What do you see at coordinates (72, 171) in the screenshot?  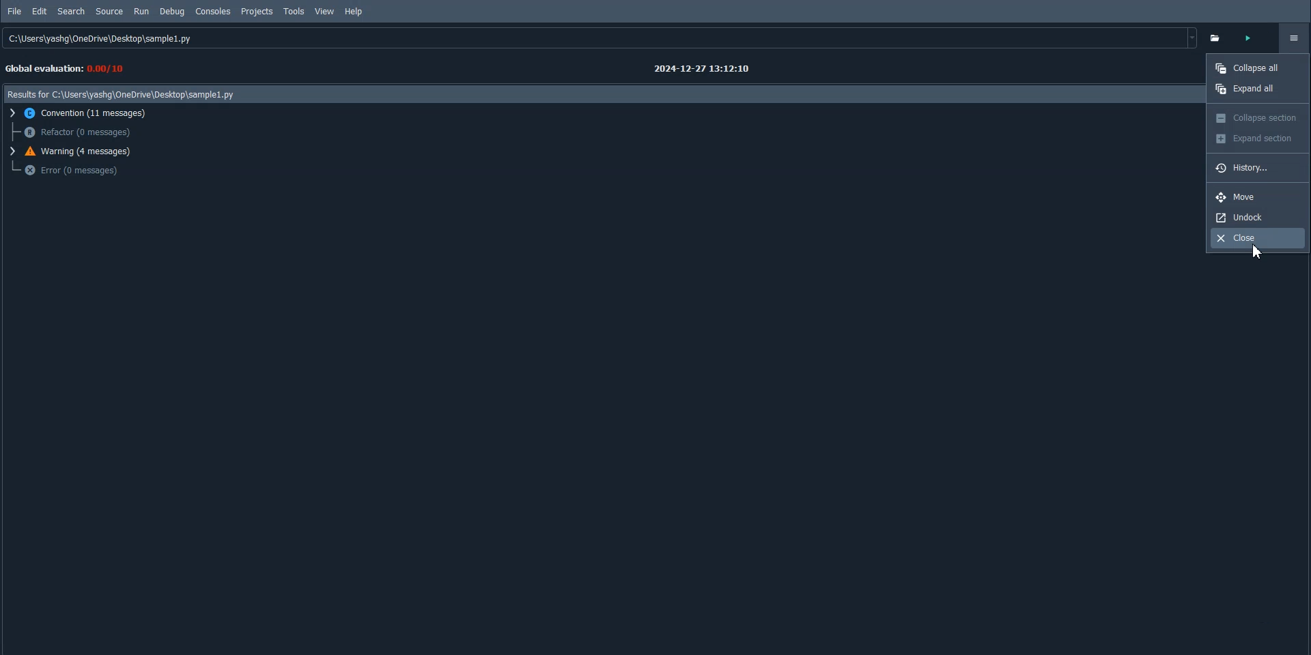 I see `Error` at bounding box center [72, 171].